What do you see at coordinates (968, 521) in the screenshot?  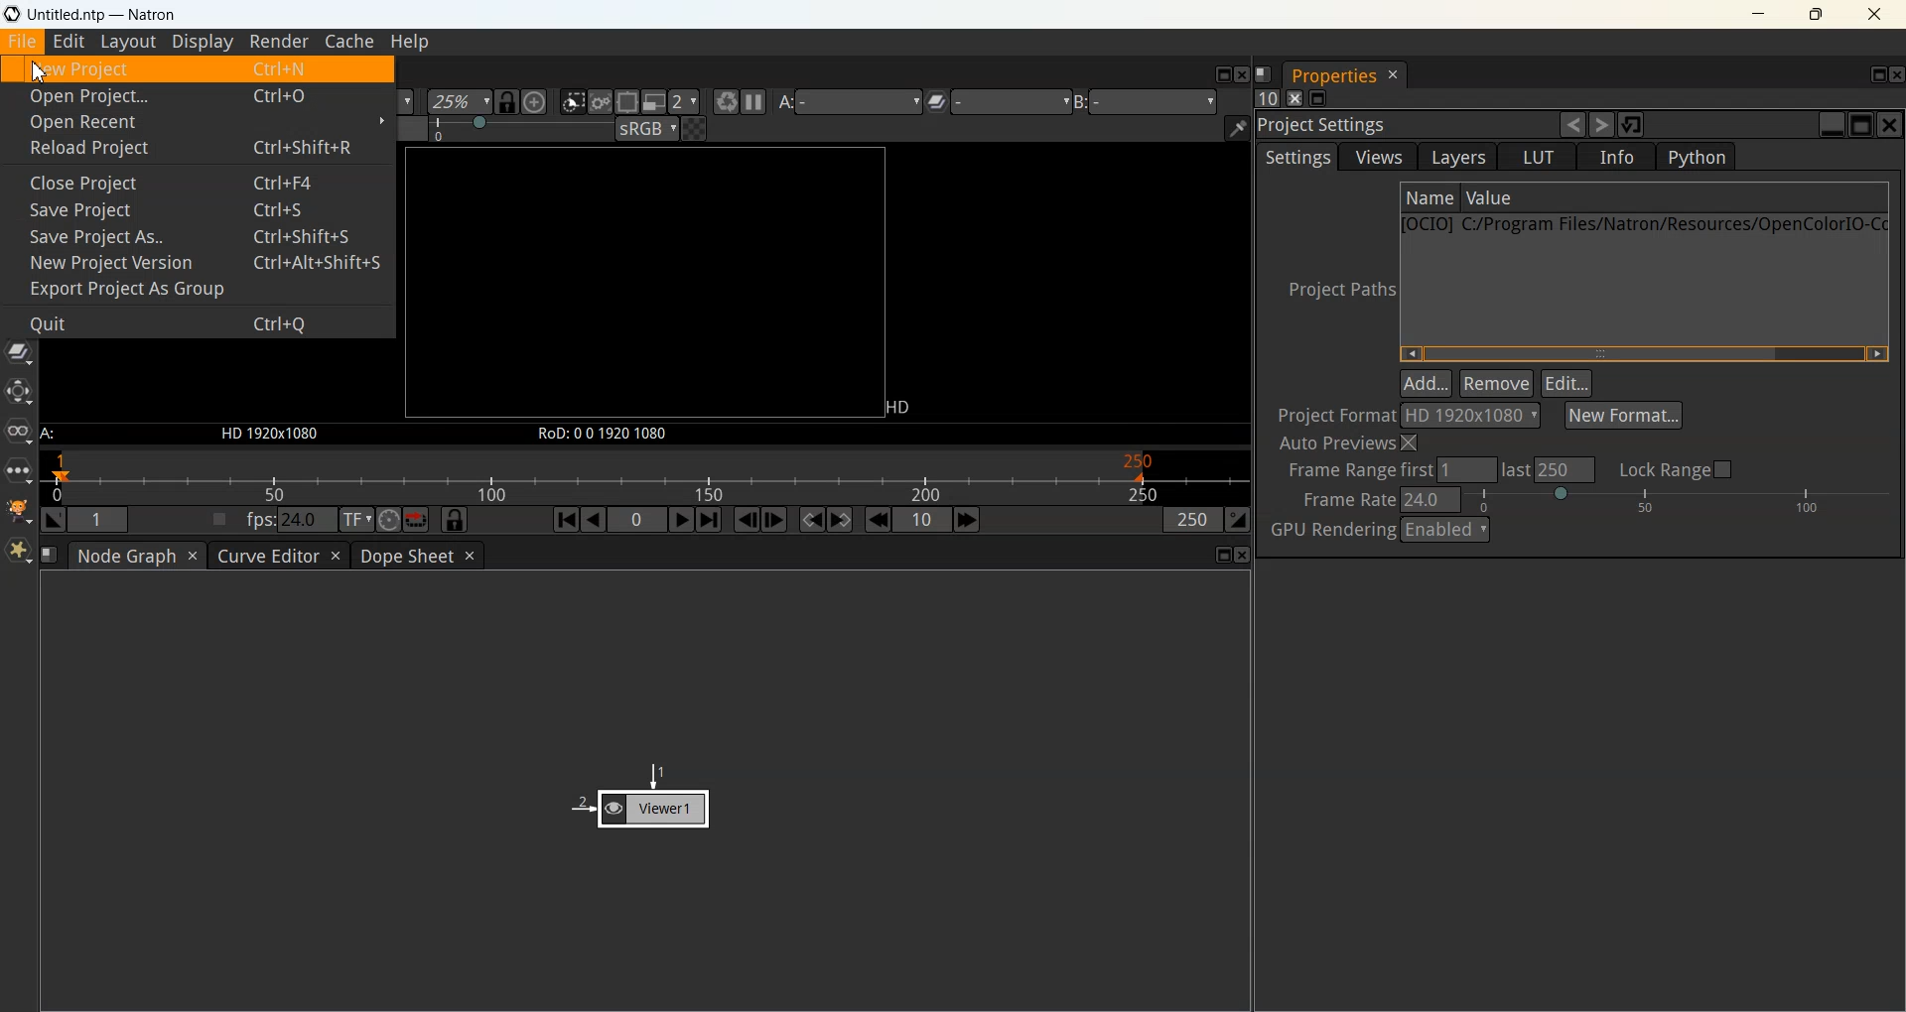 I see `Next Increment` at bounding box center [968, 521].